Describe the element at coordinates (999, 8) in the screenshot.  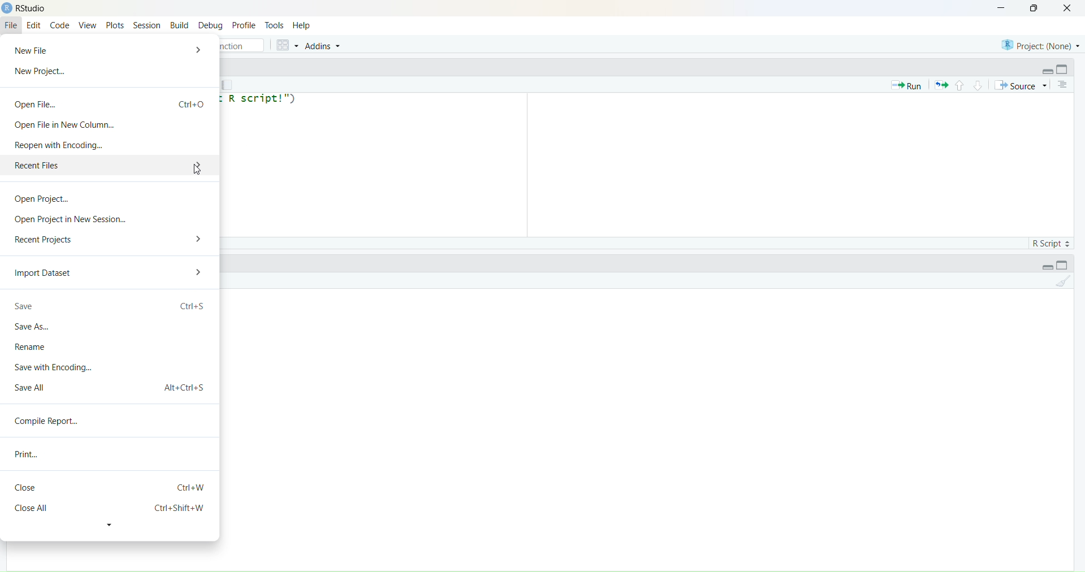
I see `Minimize` at that location.